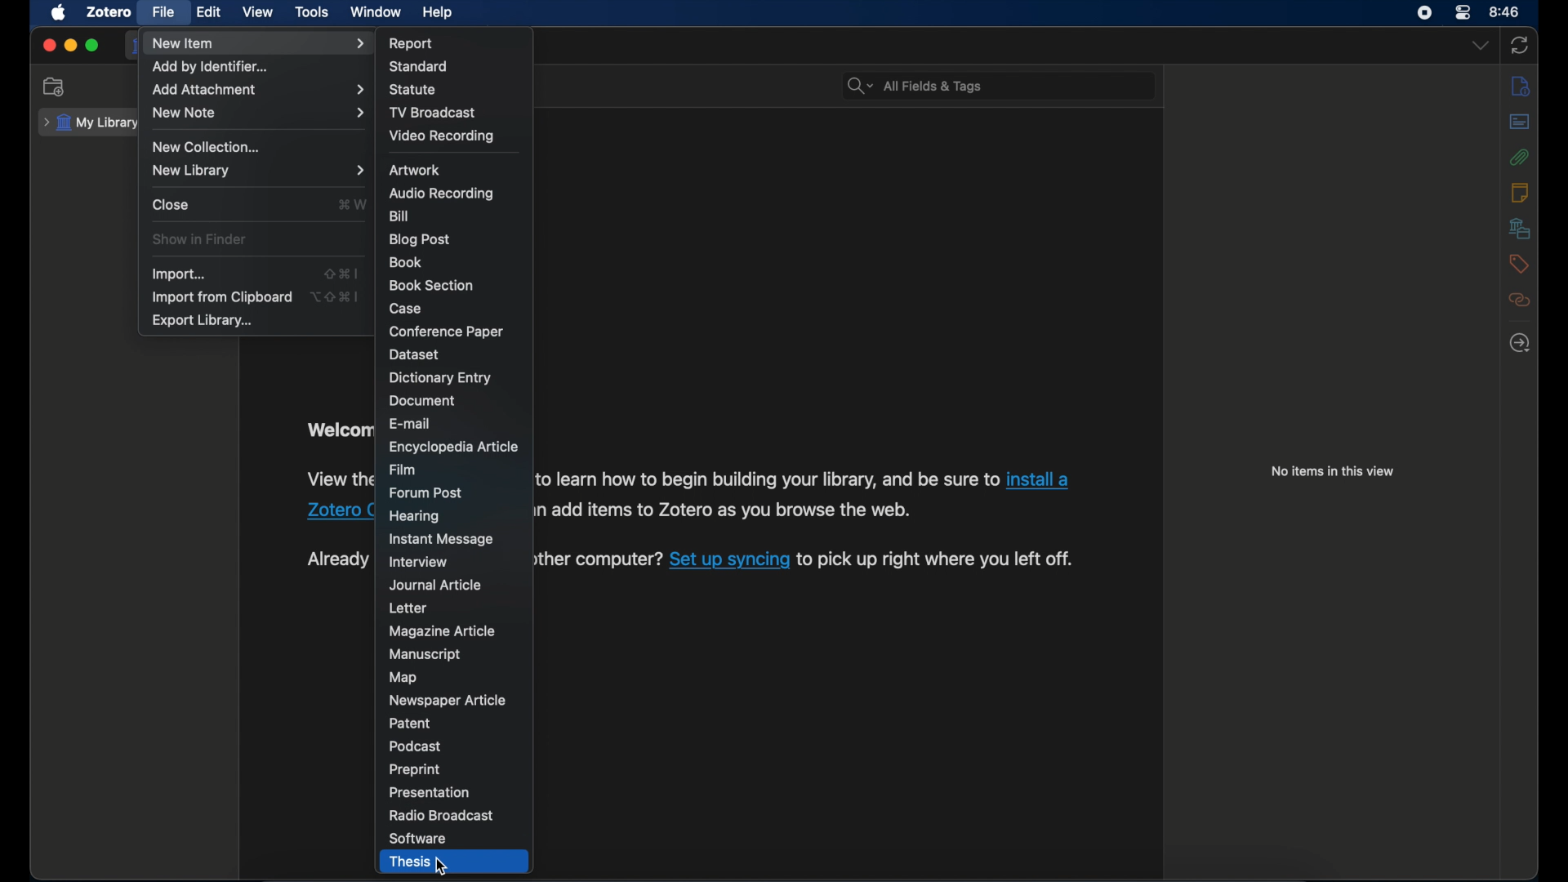  Describe the element at coordinates (1506, 12) in the screenshot. I see `8.46` at that location.